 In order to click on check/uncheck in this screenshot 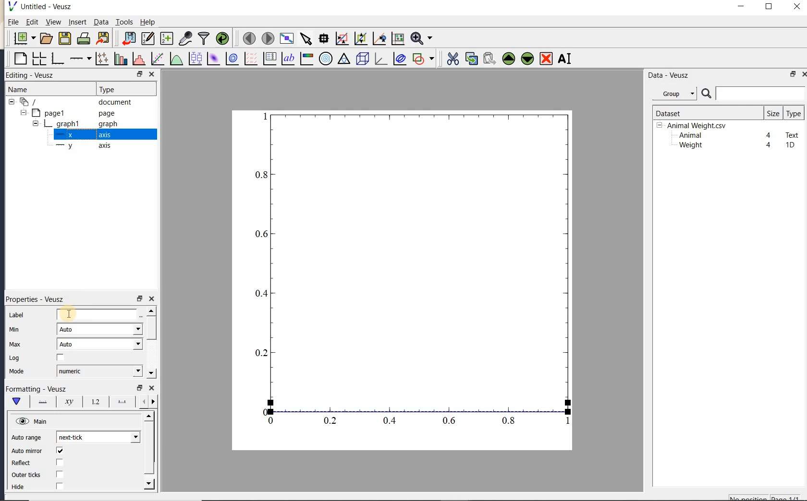, I will do `click(59, 463)`.